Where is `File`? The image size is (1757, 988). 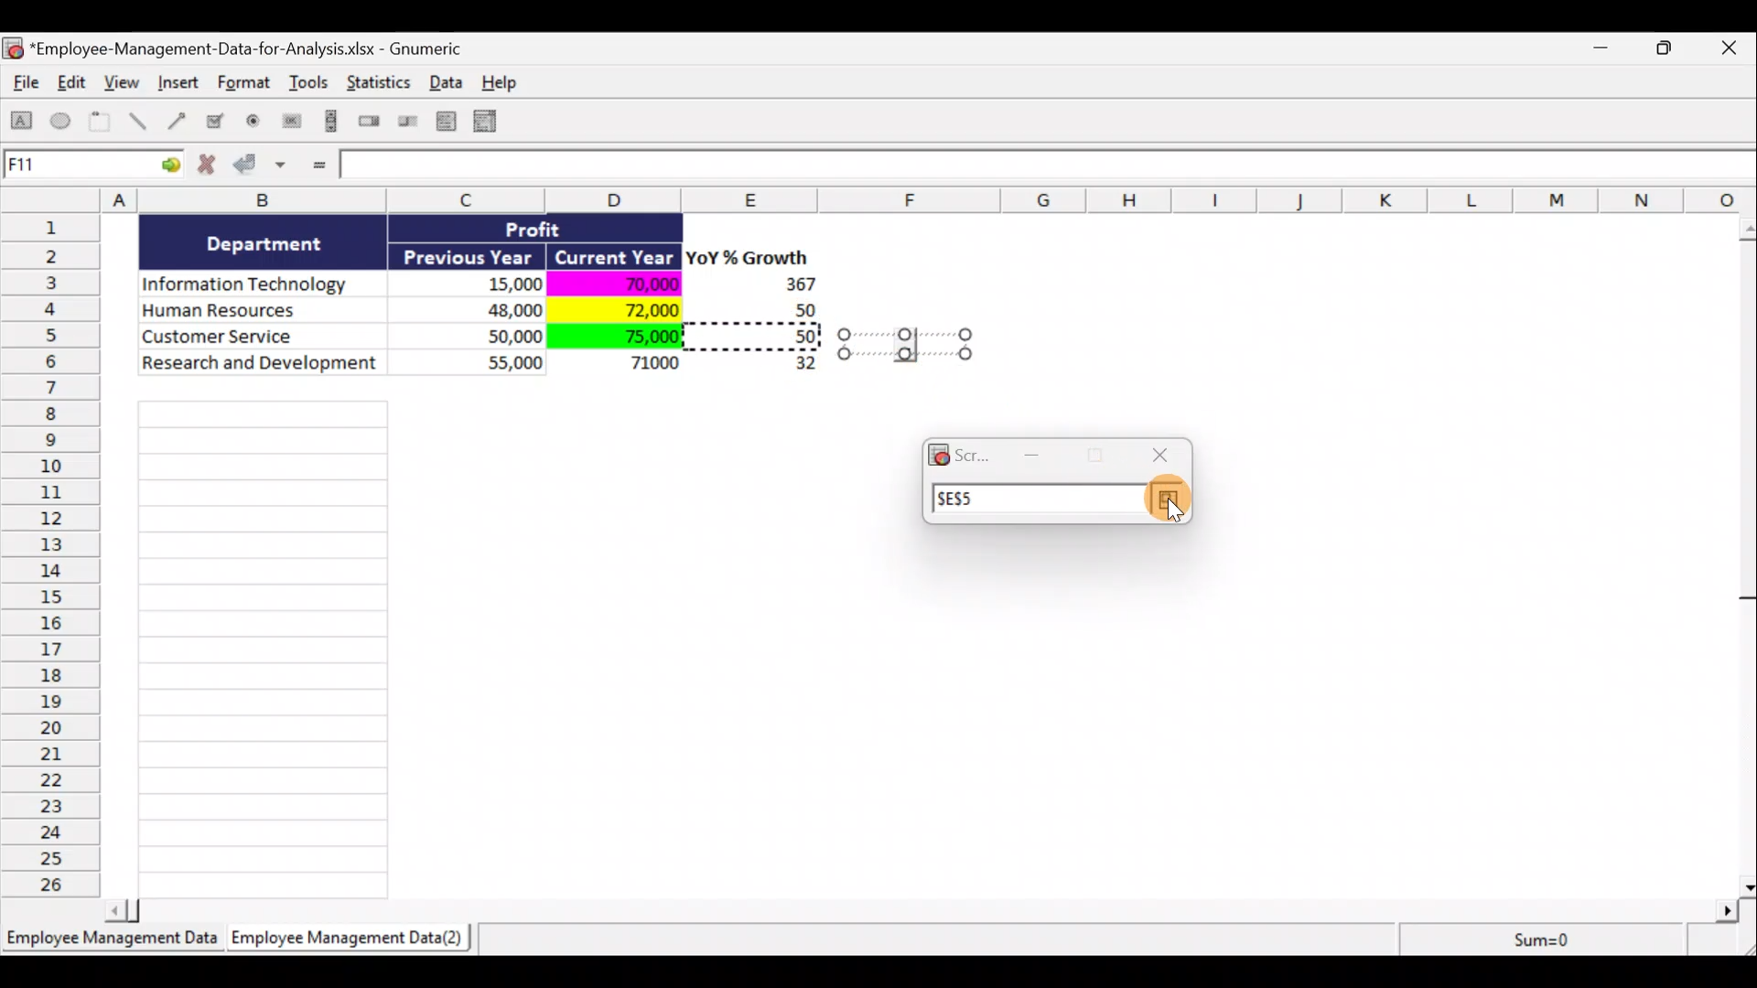 File is located at coordinates (22, 86).